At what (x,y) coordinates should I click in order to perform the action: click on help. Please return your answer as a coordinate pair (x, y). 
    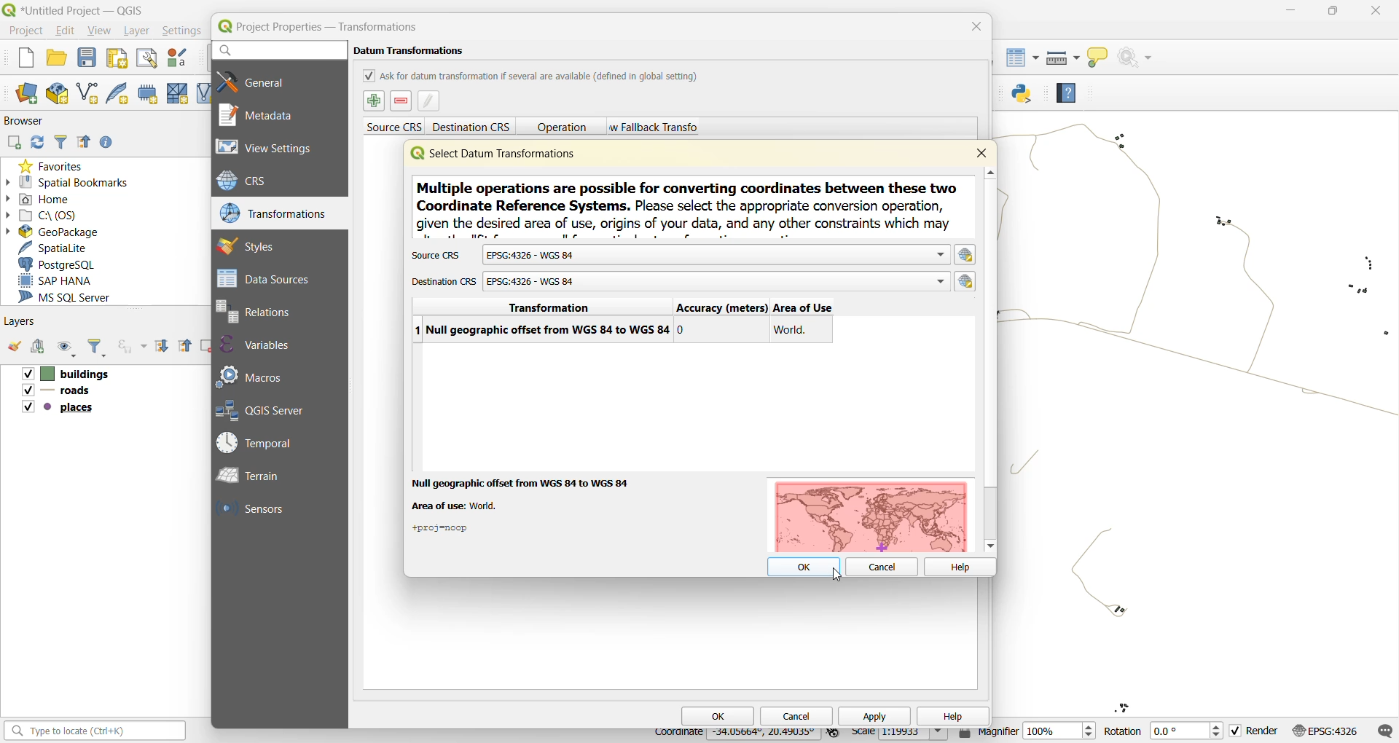
    Looking at the image, I should click on (959, 567).